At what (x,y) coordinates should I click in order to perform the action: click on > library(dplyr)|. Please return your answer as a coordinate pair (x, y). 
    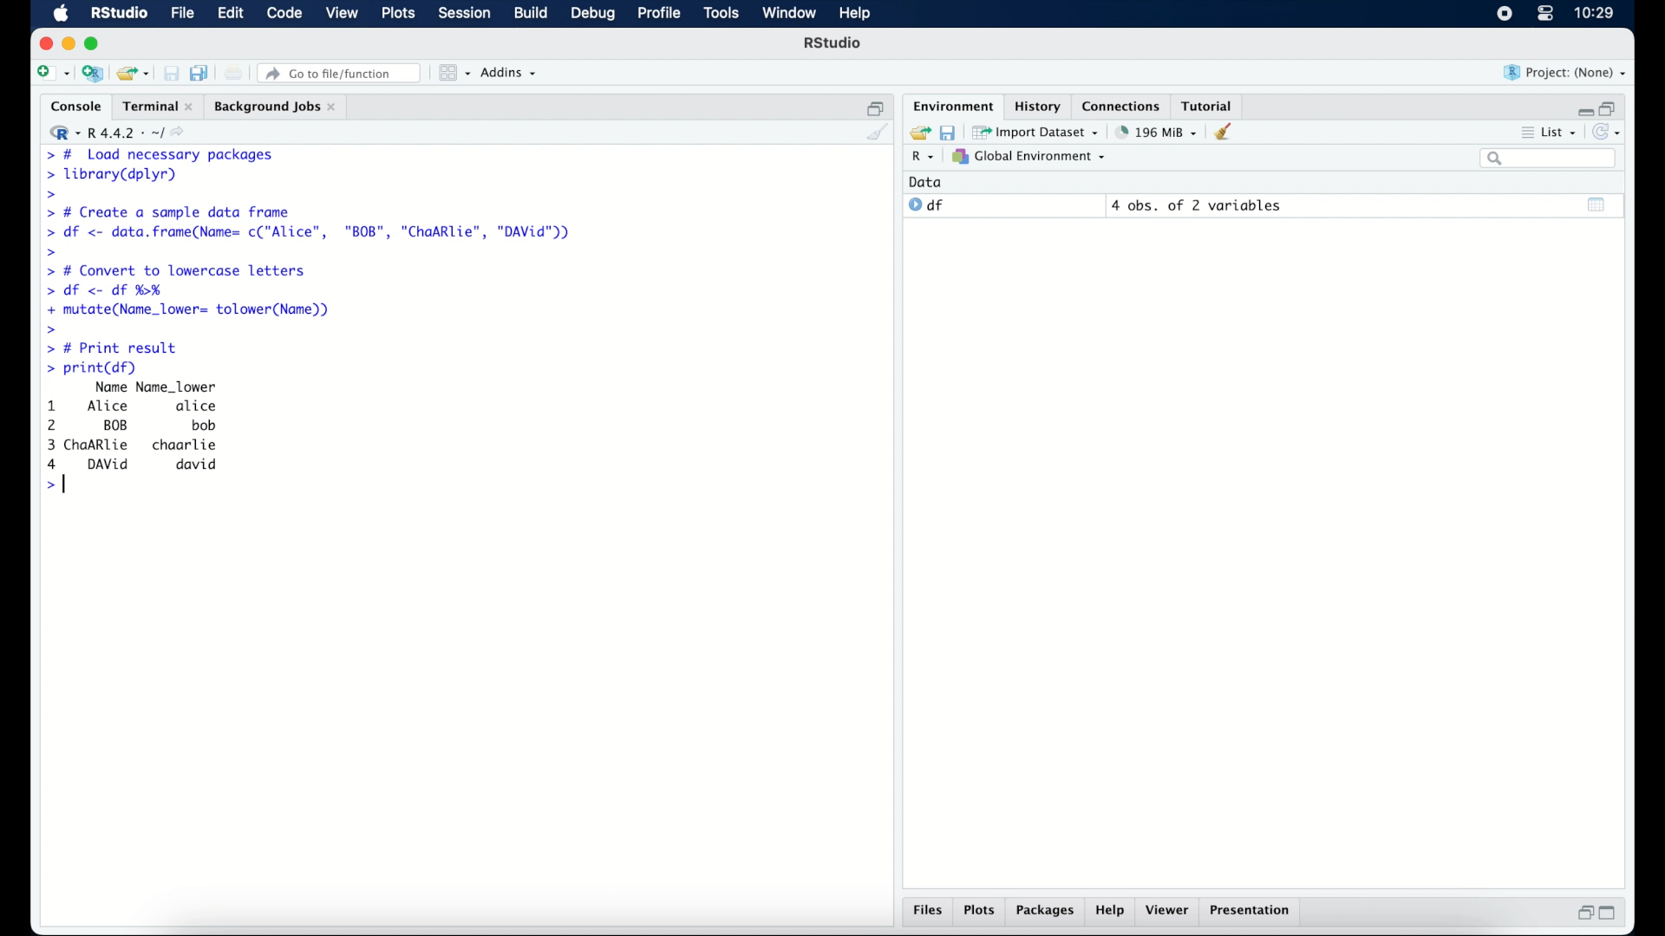
    Looking at the image, I should click on (115, 175).